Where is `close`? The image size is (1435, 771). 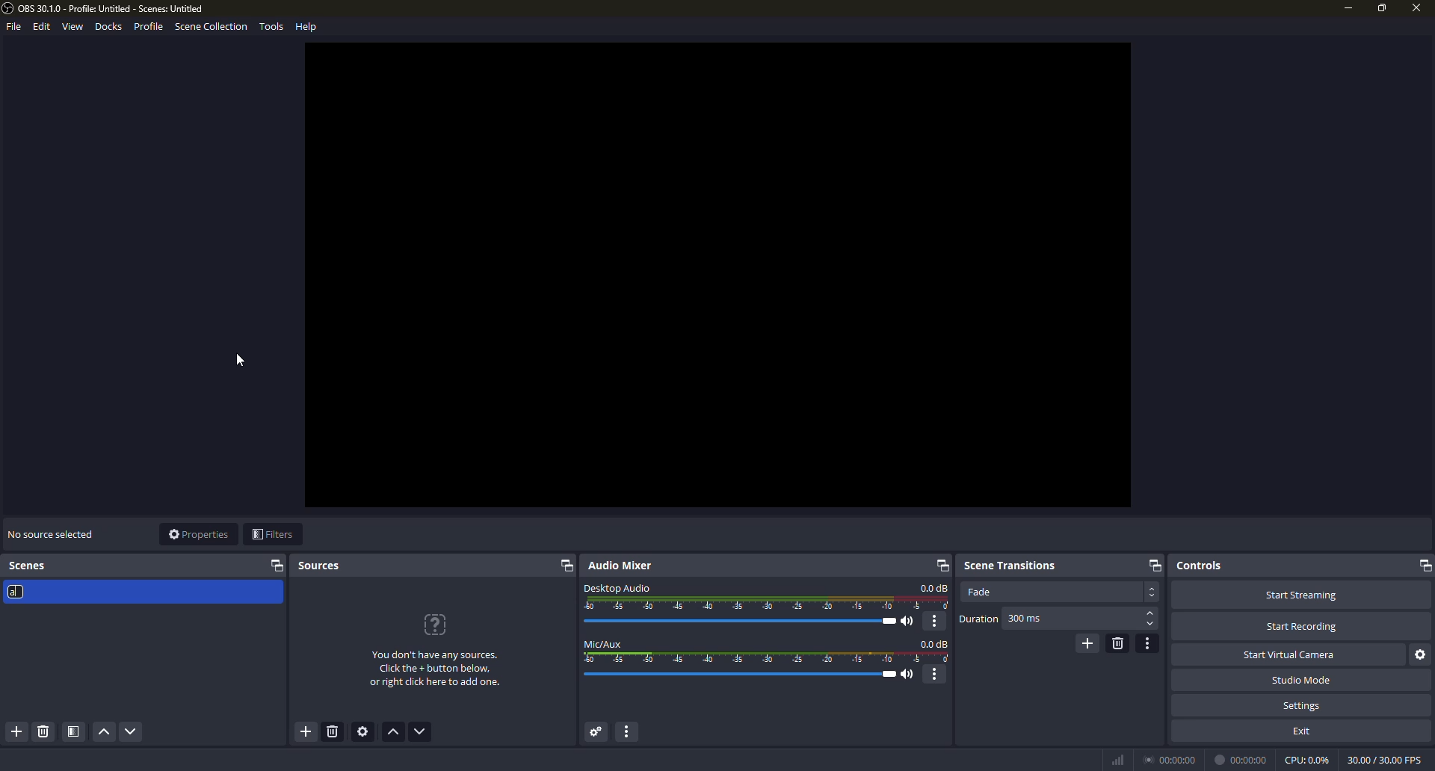 close is located at coordinates (1414, 10).